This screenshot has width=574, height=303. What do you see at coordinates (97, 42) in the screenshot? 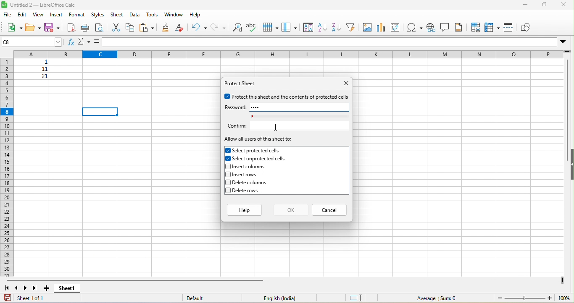
I see `=` at bounding box center [97, 42].